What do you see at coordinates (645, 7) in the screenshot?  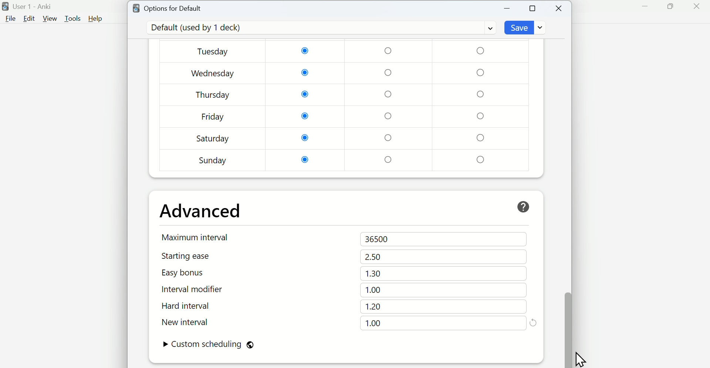 I see `Minimize` at bounding box center [645, 7].